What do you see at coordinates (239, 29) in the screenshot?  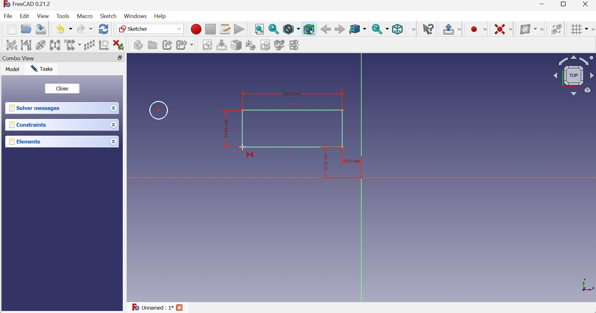 I see `Execute macro` at bounding box center [239, 29].